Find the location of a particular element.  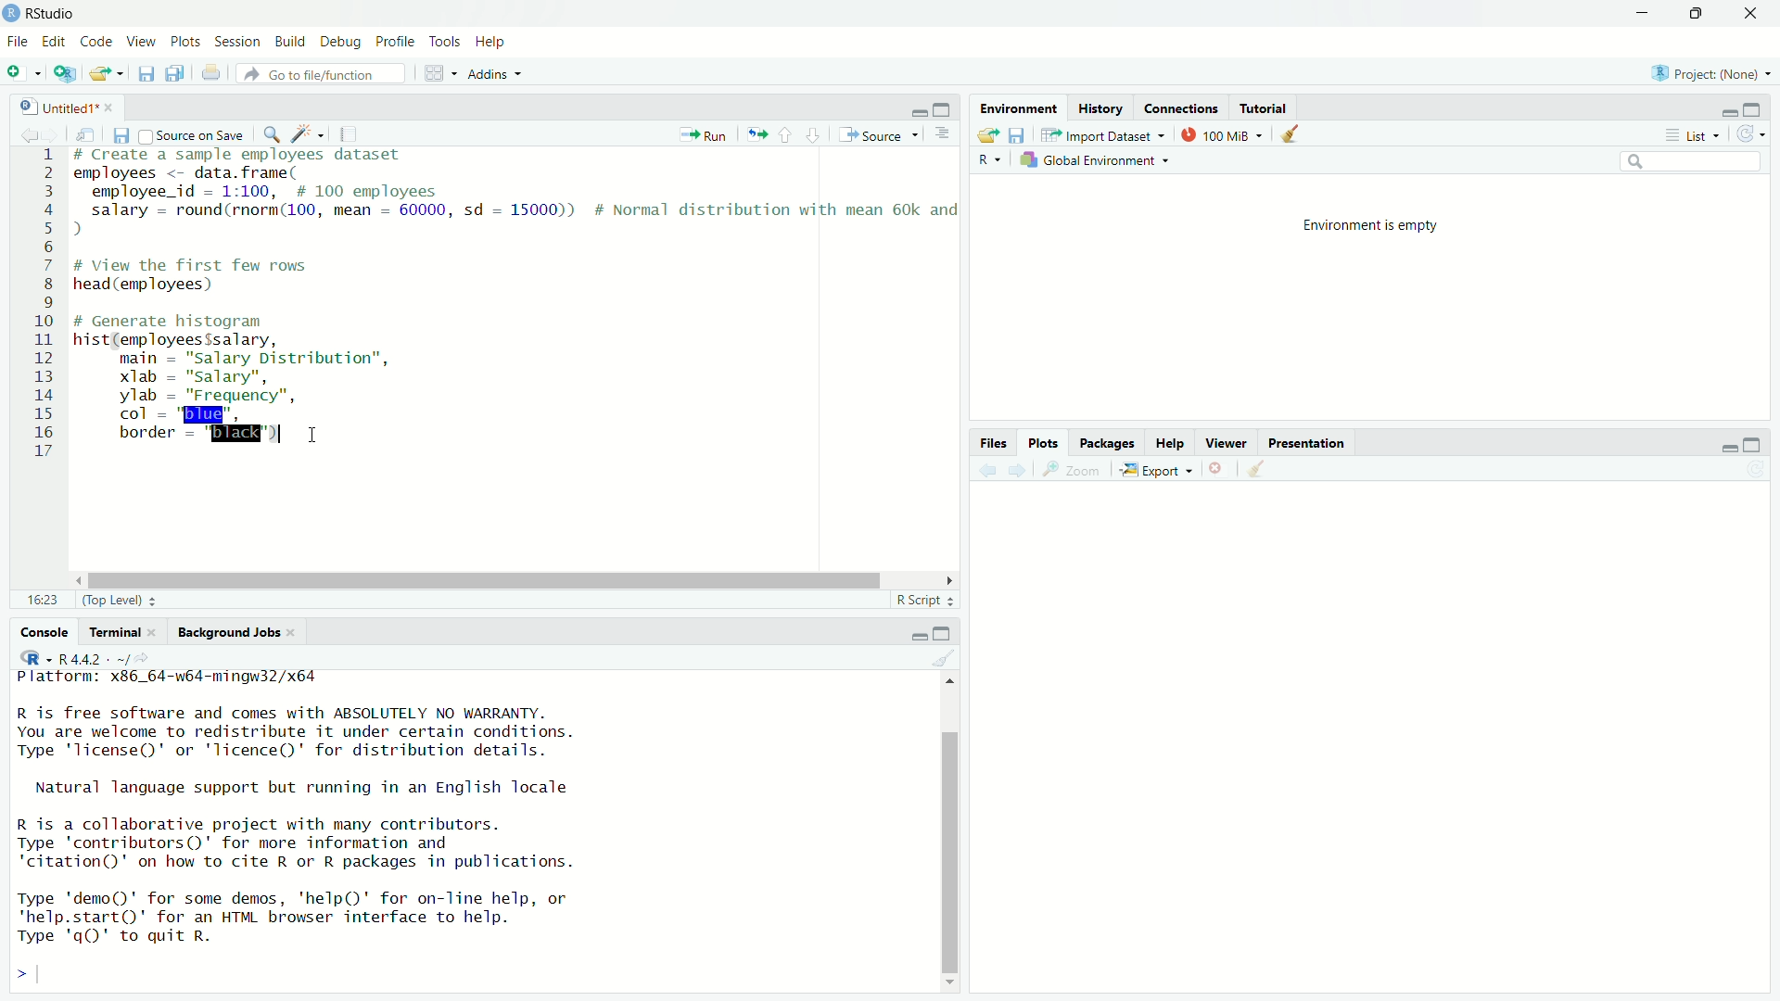

Debug is located at coordinates (344, 43).